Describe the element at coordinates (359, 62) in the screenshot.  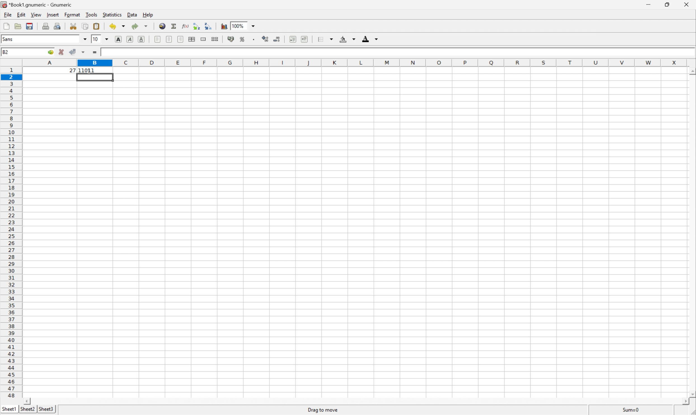
I see `Column names` at that location.